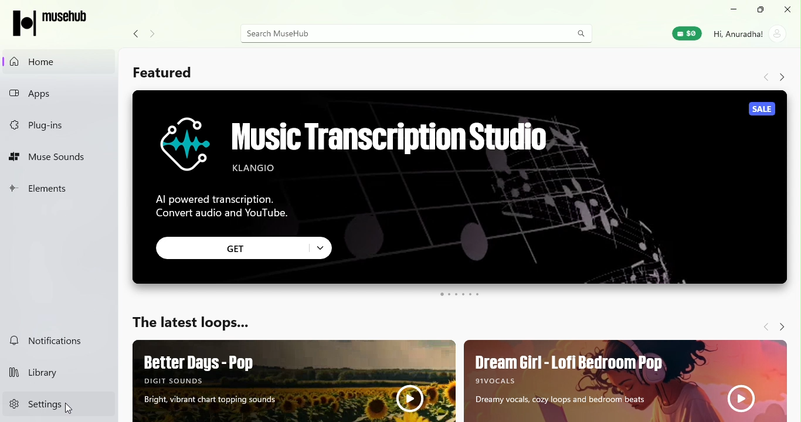  Describe the element at coordinates (738, 34) in the screenshot. I see `Hi, Anuradha!` at that location.